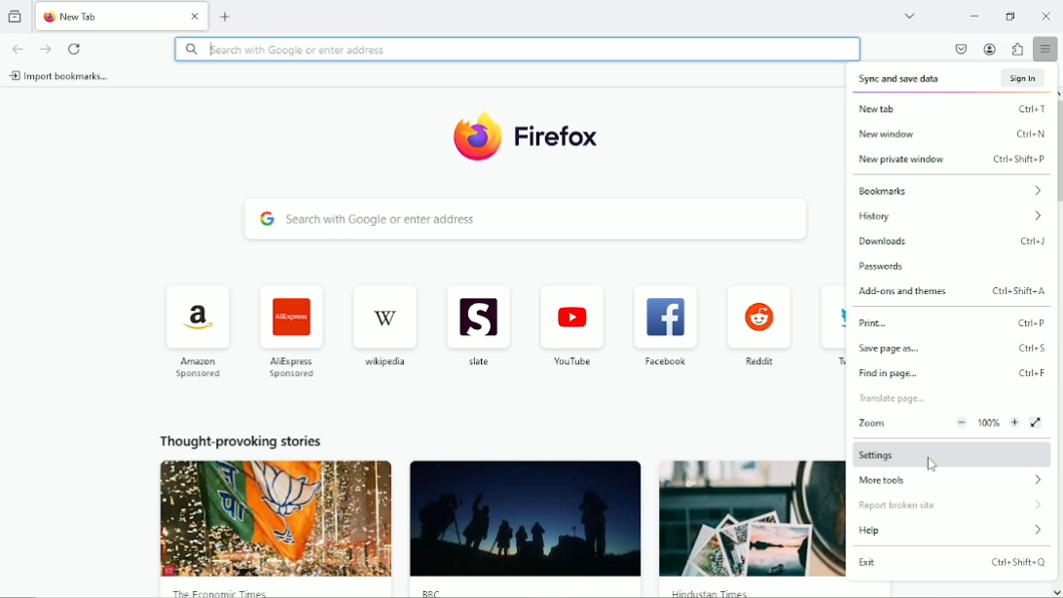  I want to click on View recent browsing, so click(17, 16).